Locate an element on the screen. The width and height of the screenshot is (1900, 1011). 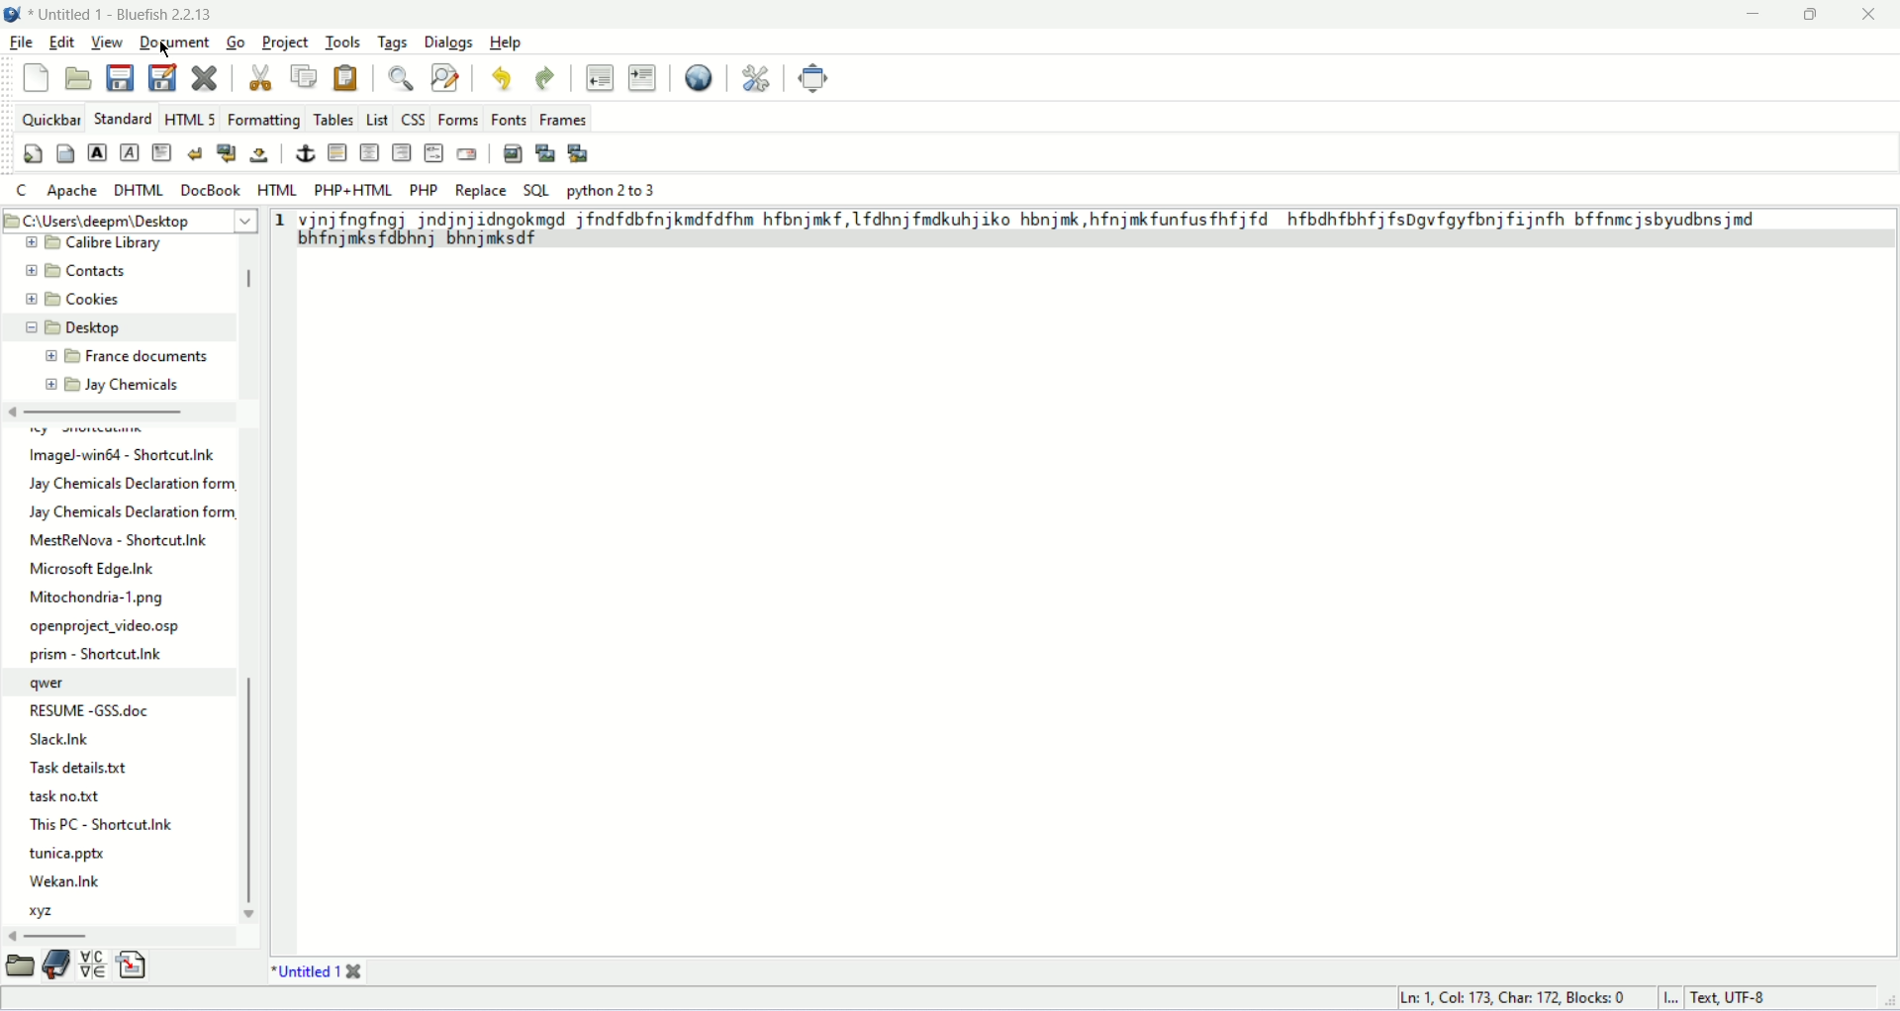
insert thumbnail is located at coordinates (546, 152).